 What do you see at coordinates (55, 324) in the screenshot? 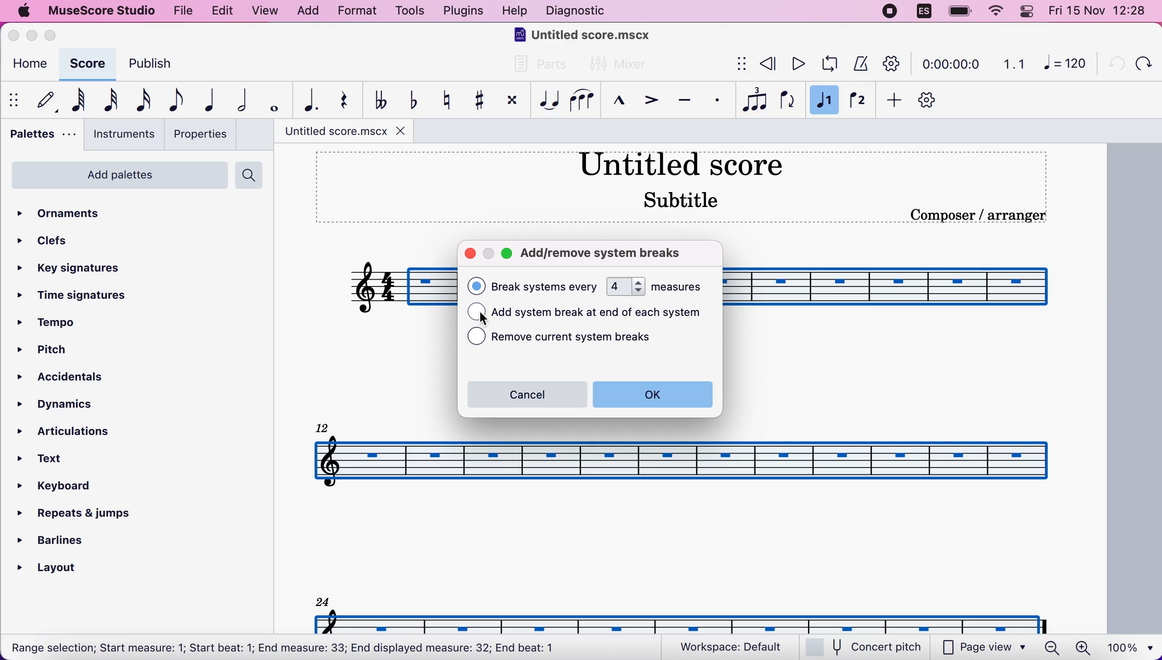
I see `tempo` at bounding box center [55, 324].